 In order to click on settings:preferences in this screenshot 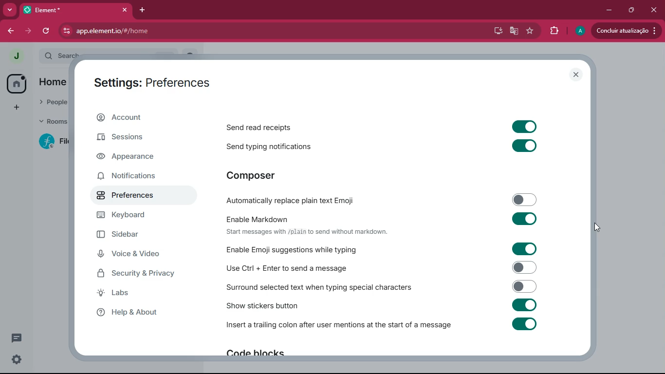, I will do `click(157, 80)`.